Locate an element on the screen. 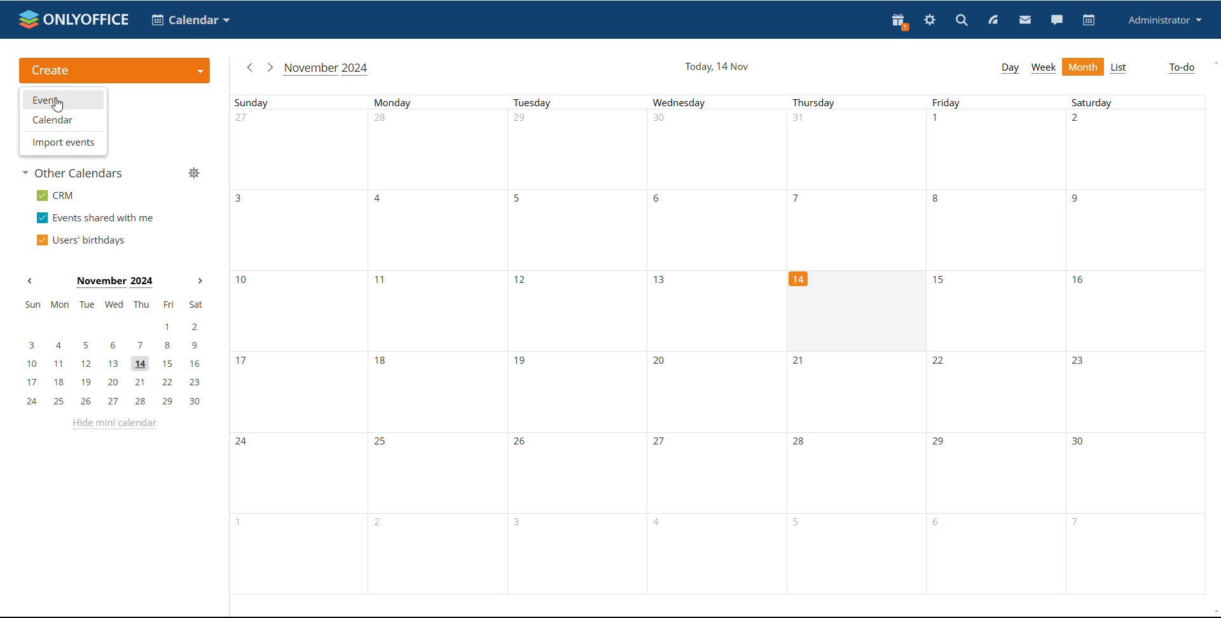 This screenshot has height=618, width=1221. hide mini calendar is located at coordinates (114, 423).